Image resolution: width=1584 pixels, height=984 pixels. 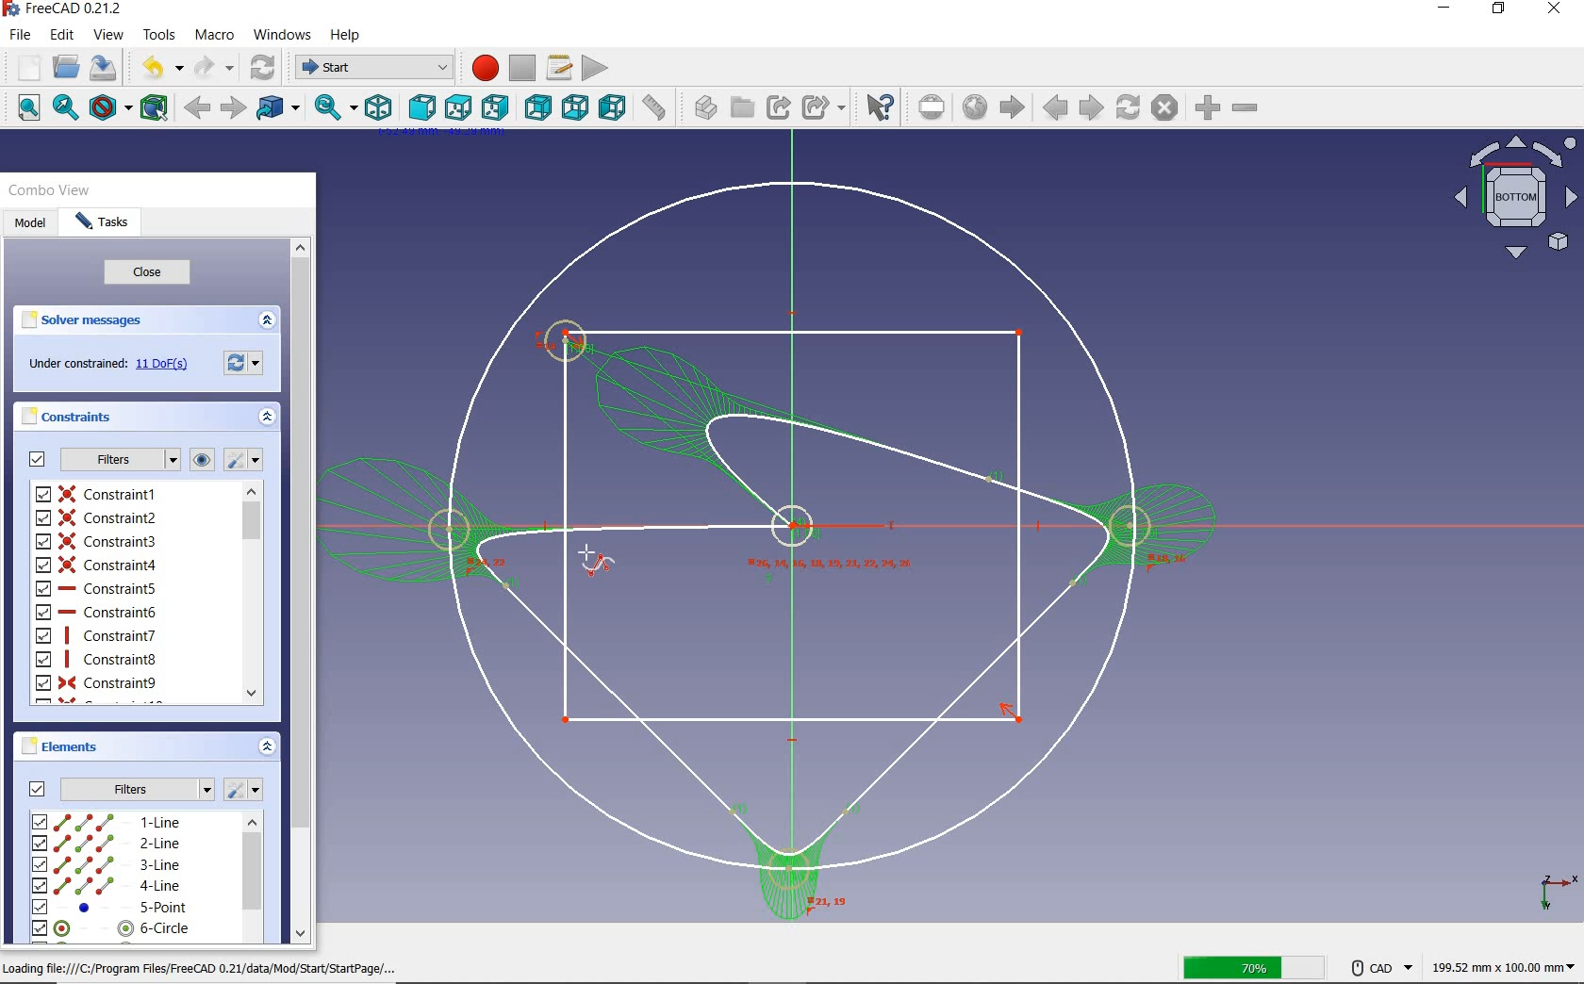 I want to click on expand, so click(x=265, y=415).